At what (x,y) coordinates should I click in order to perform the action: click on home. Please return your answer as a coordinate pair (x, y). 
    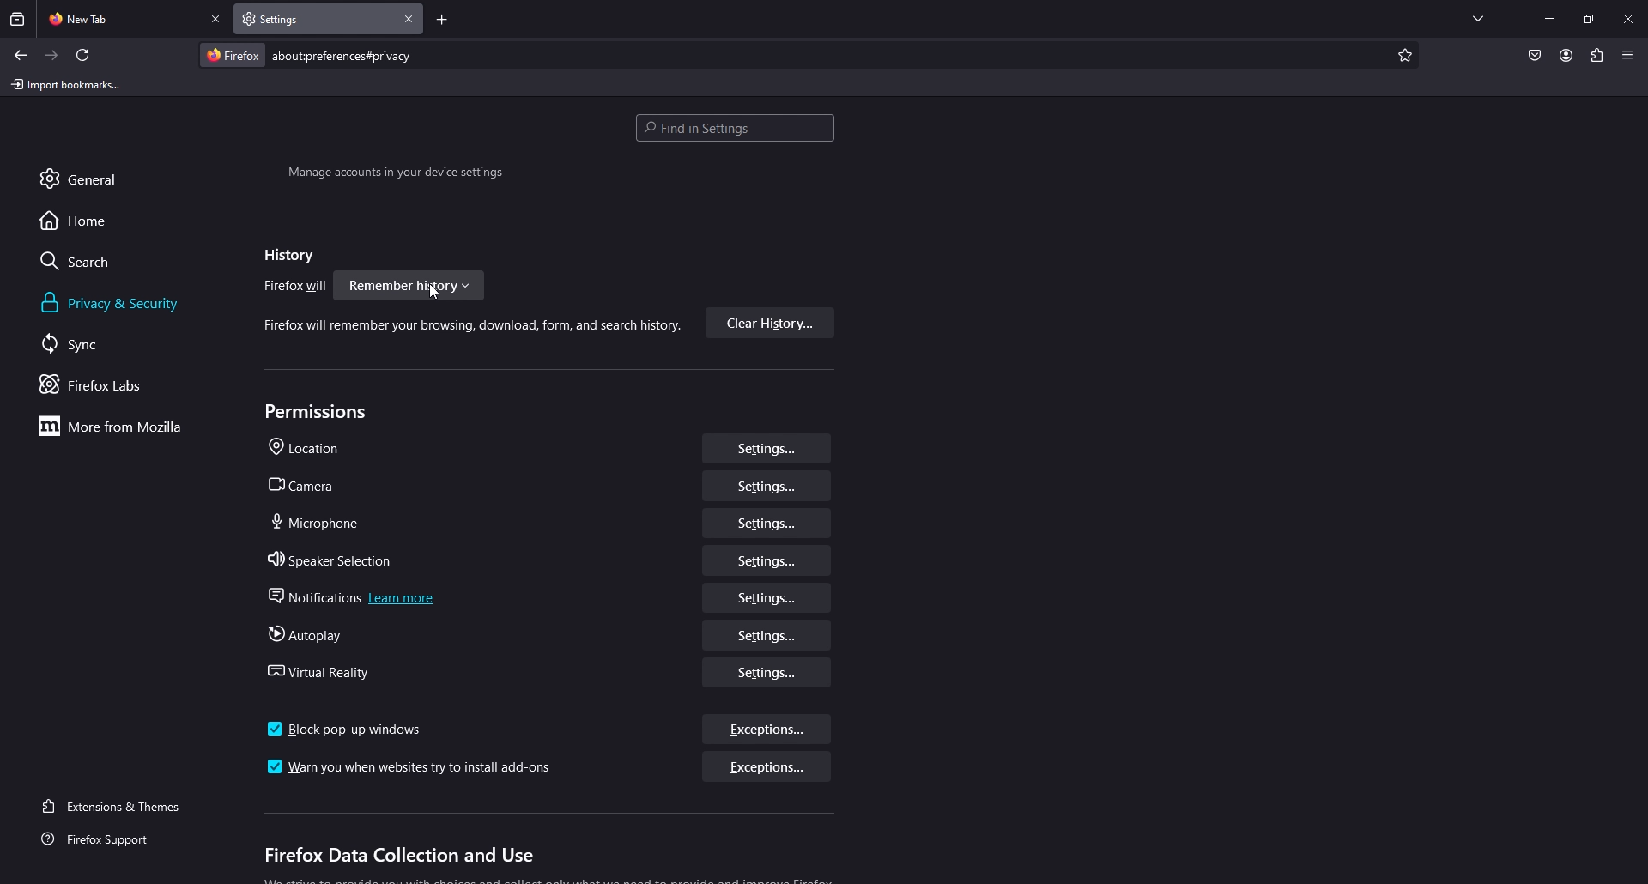
    Looking at the image, I should click on (88, 220).